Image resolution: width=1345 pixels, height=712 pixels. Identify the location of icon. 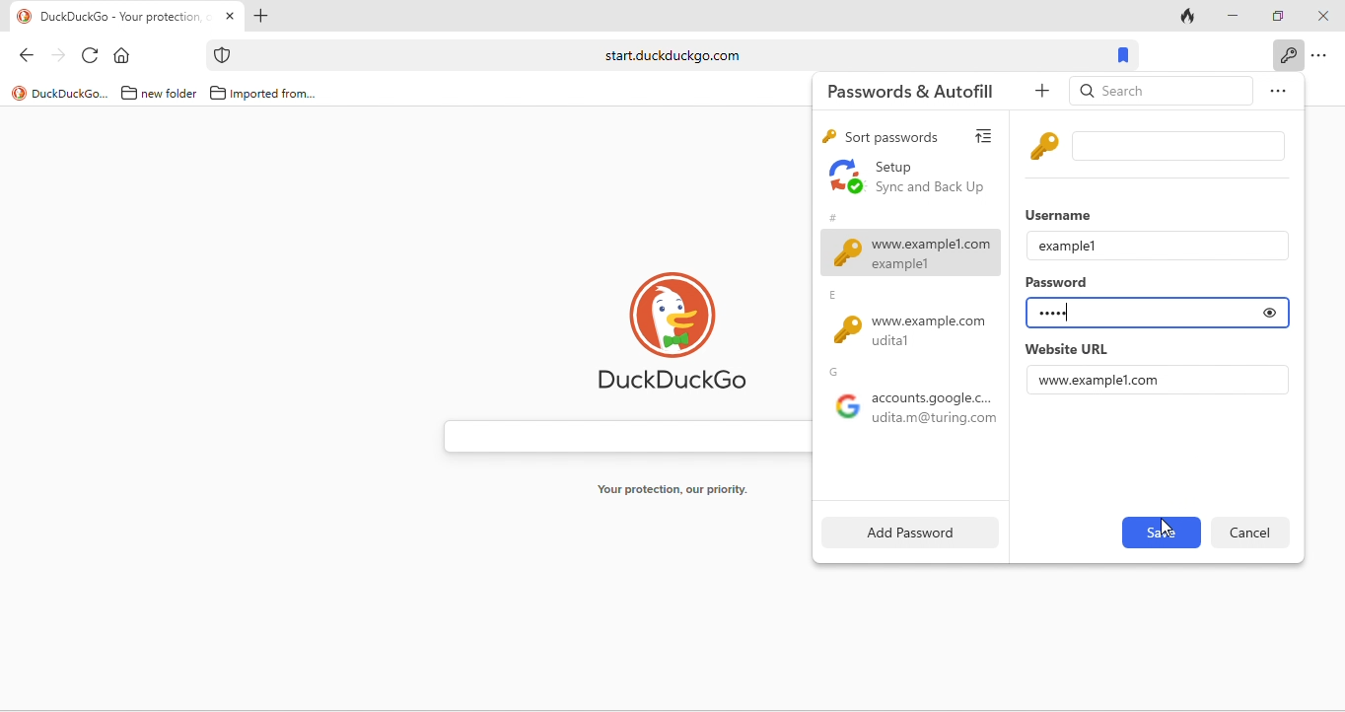
(224, 55).